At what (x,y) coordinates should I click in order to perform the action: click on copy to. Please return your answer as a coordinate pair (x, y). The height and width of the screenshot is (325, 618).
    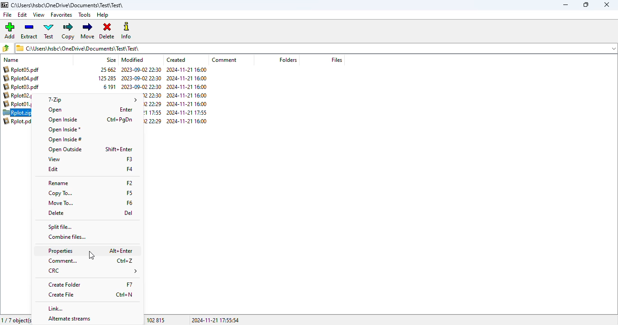
    Looking at the image, I should click on (61, 193).